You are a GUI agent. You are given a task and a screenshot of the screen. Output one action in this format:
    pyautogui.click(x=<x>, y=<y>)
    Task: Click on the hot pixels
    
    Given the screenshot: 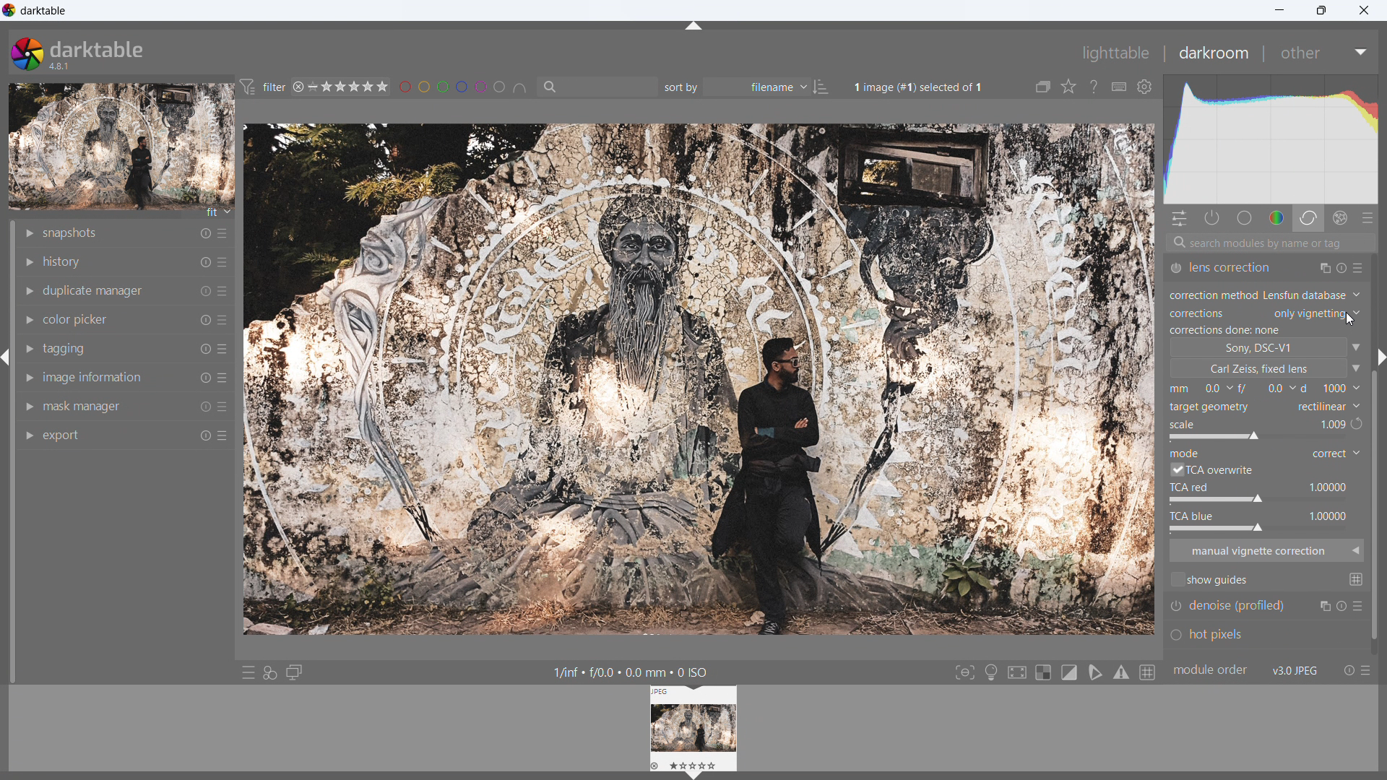 What is the action you would take?
    pyautogui.click(x=1255, y=638)
    